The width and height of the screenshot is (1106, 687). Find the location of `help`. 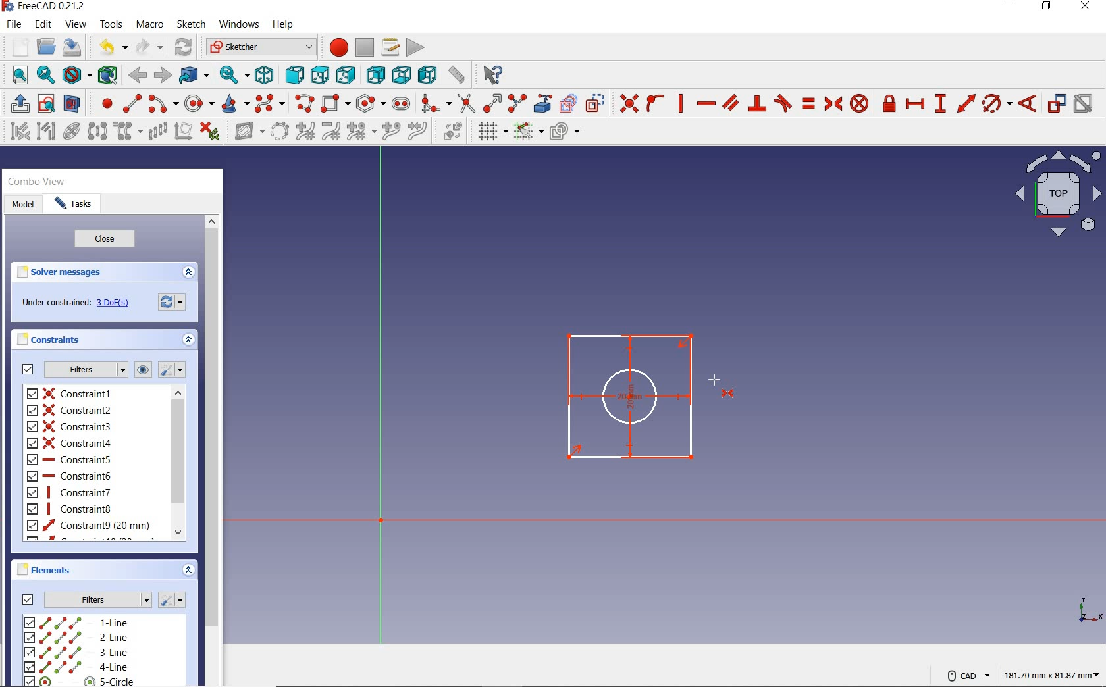

help is located at coordinates (284, 25).